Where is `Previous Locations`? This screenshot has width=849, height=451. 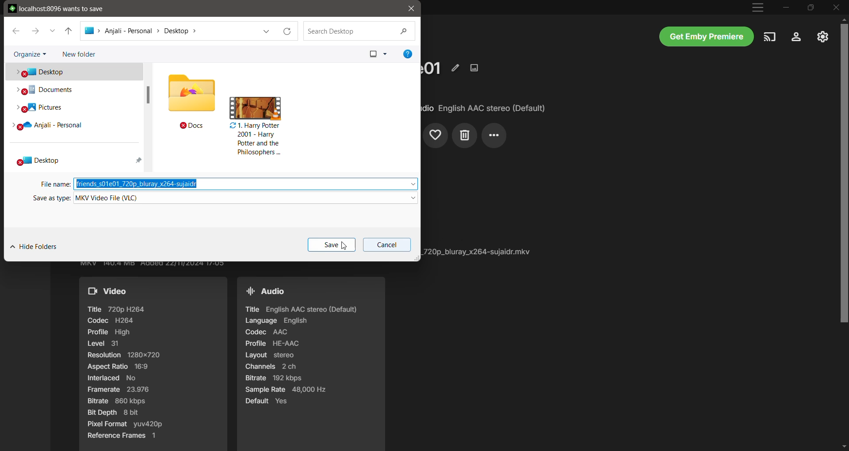
Previous Locations is located at coordinates (264, 31).